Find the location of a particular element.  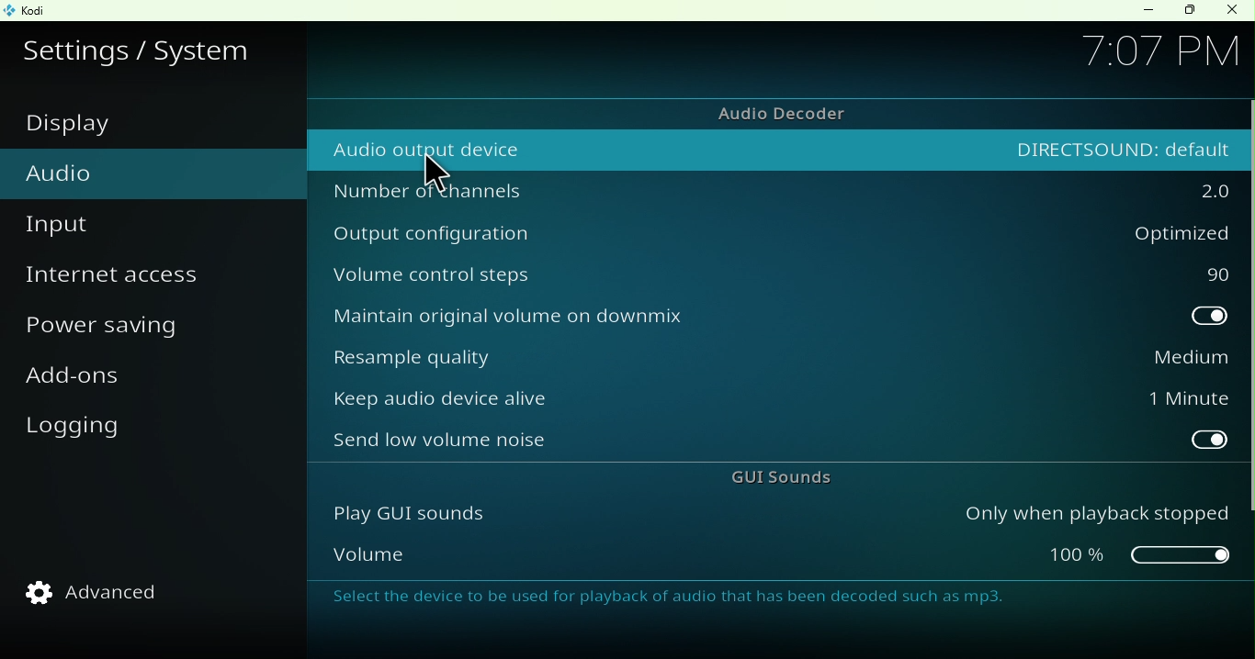

toggle is located at coordinates (1122, 318).